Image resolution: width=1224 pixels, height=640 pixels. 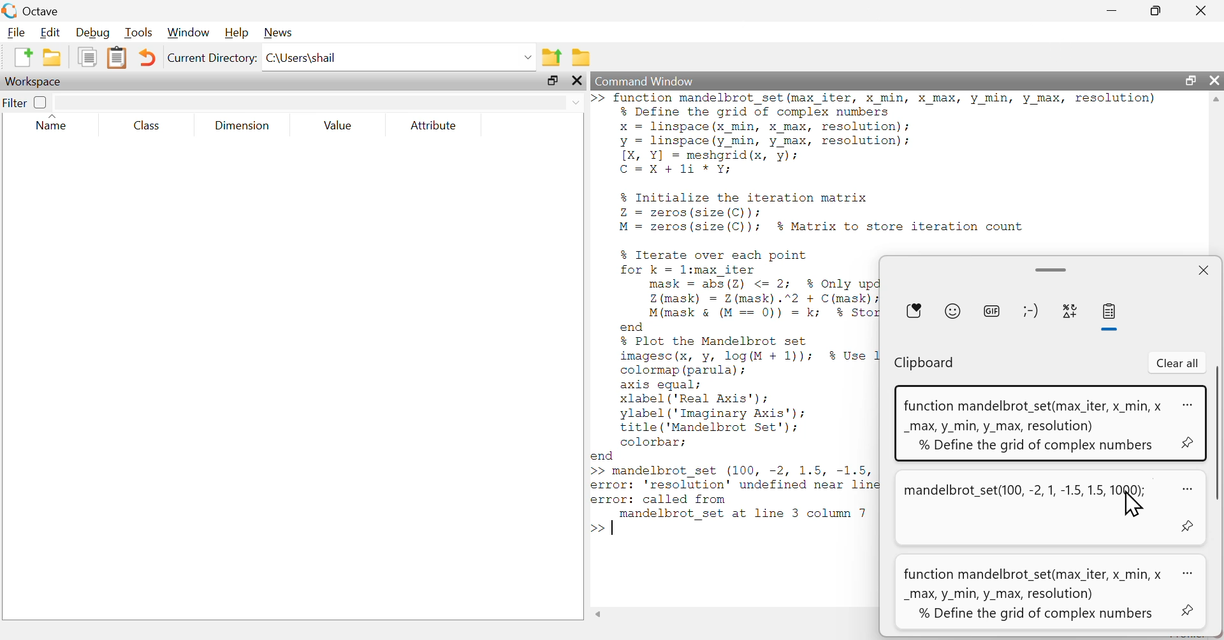 What do you see at coordinates (1187, 405) in the screenshot?
I see `options` at bounding box center [1187, 405].